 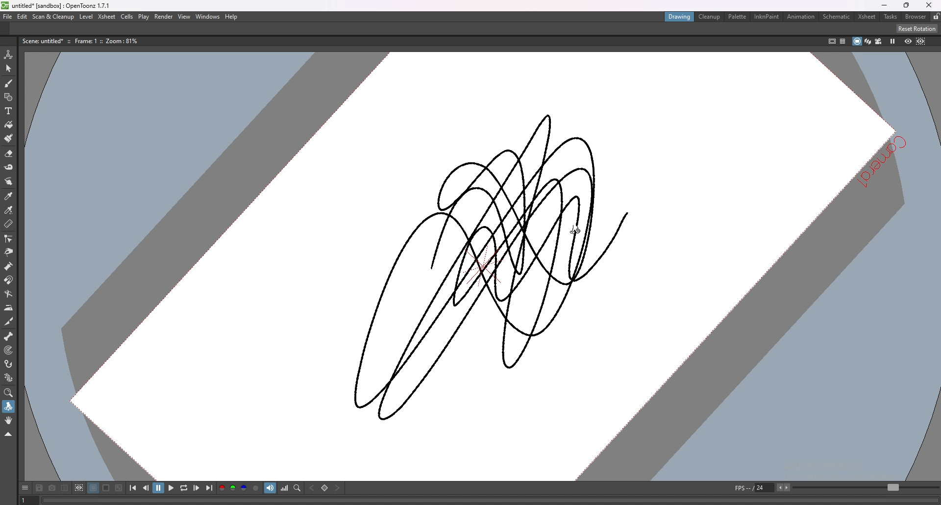 What do you see at coordinates (7, 350) in the screenshot?
I see `target` at bounding box center [7, 350].